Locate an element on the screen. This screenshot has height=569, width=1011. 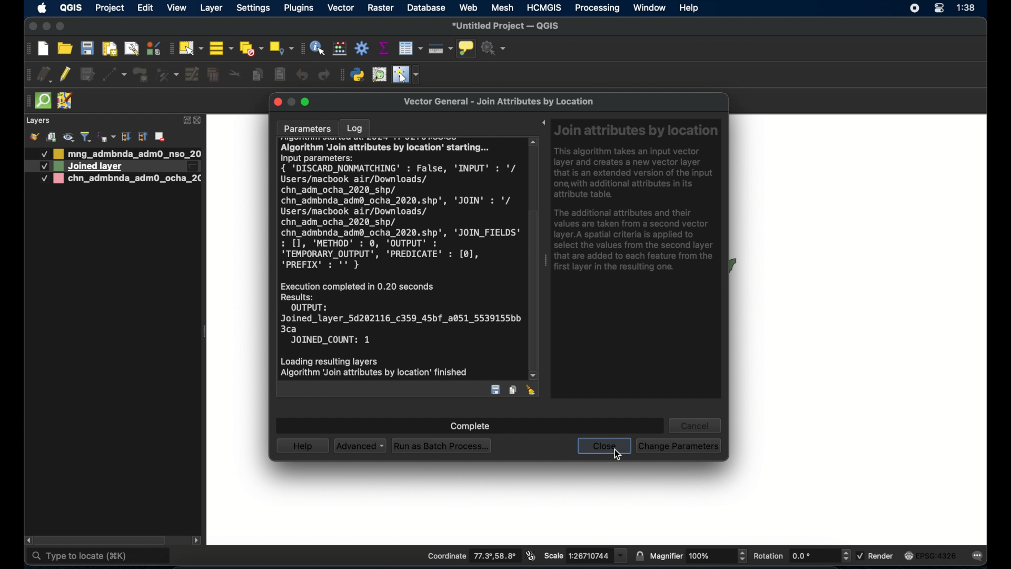
open layer styling panel is located at coordinates (34, 137).